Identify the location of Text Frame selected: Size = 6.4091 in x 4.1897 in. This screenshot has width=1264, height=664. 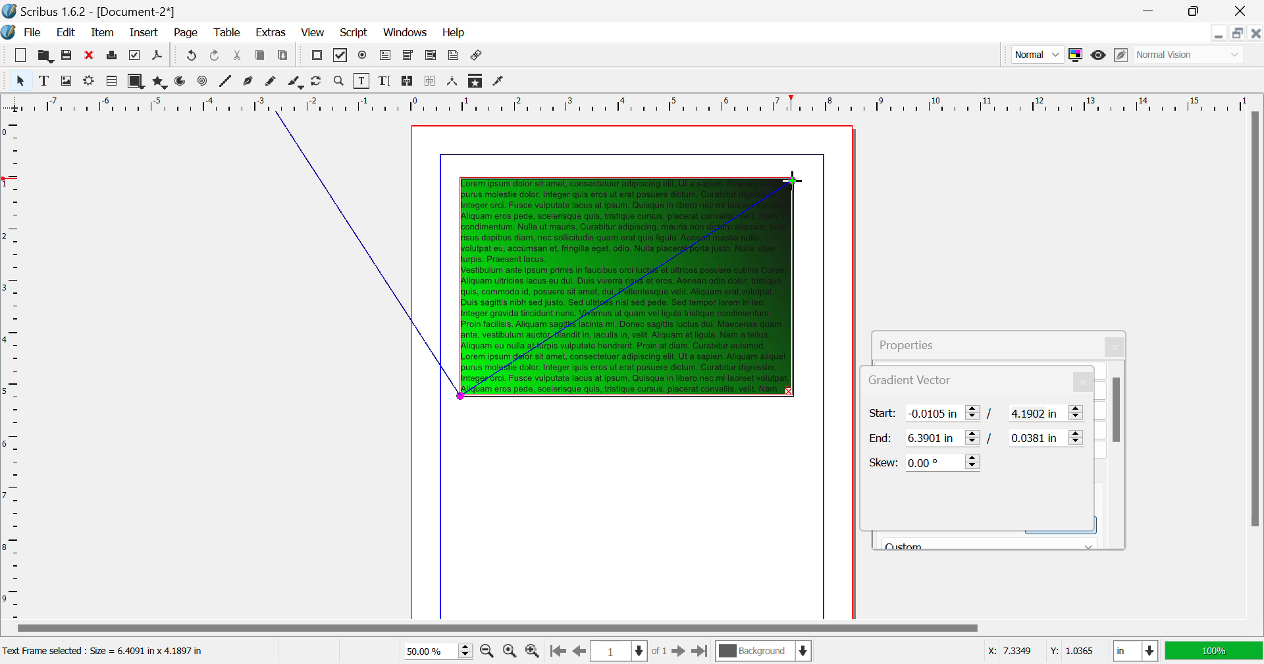
(106, 651).